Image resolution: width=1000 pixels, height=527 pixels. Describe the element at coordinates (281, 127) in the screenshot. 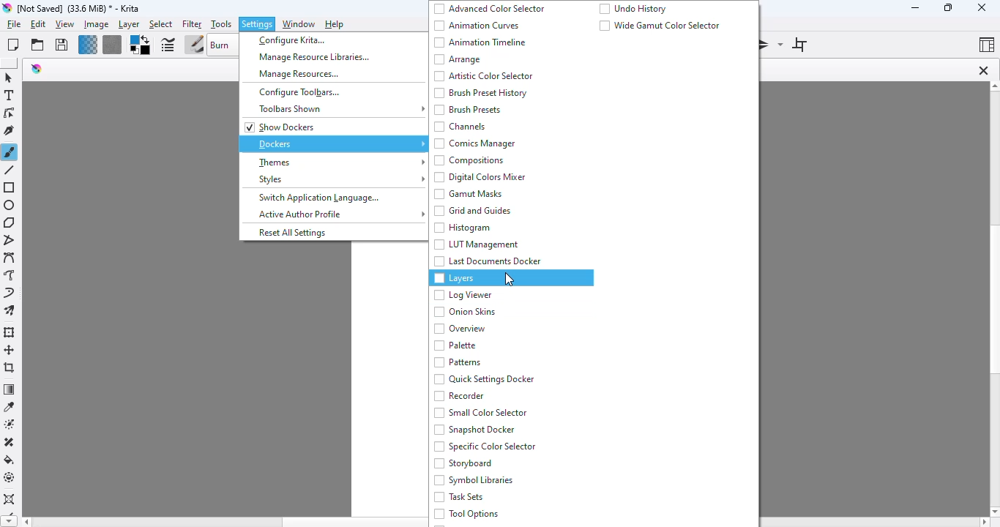

I see `show dockers` at that location.